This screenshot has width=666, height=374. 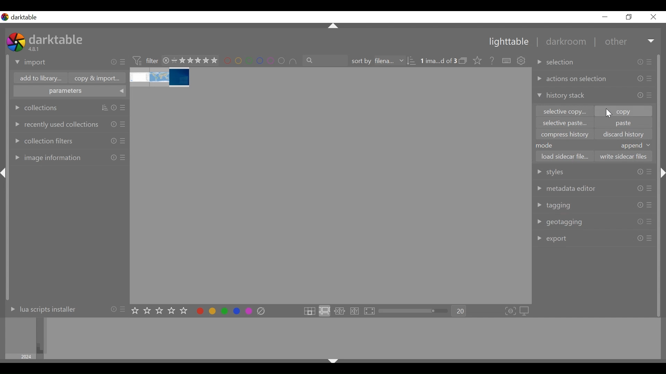 What do you see at coordinates (650, 61) in the screenshot?
I see `presets` at bounding box center [650, 61].